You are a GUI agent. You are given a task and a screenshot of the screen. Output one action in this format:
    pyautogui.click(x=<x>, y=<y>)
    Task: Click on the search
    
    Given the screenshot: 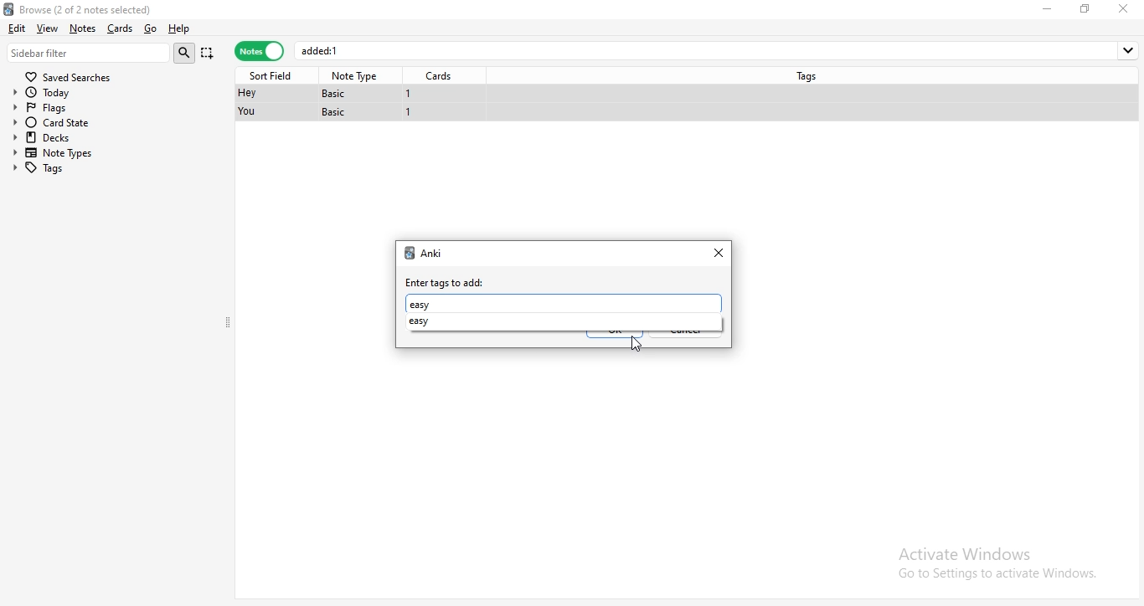 What is the action you would take?
    pyautogui.click(x=187, y=53)
    